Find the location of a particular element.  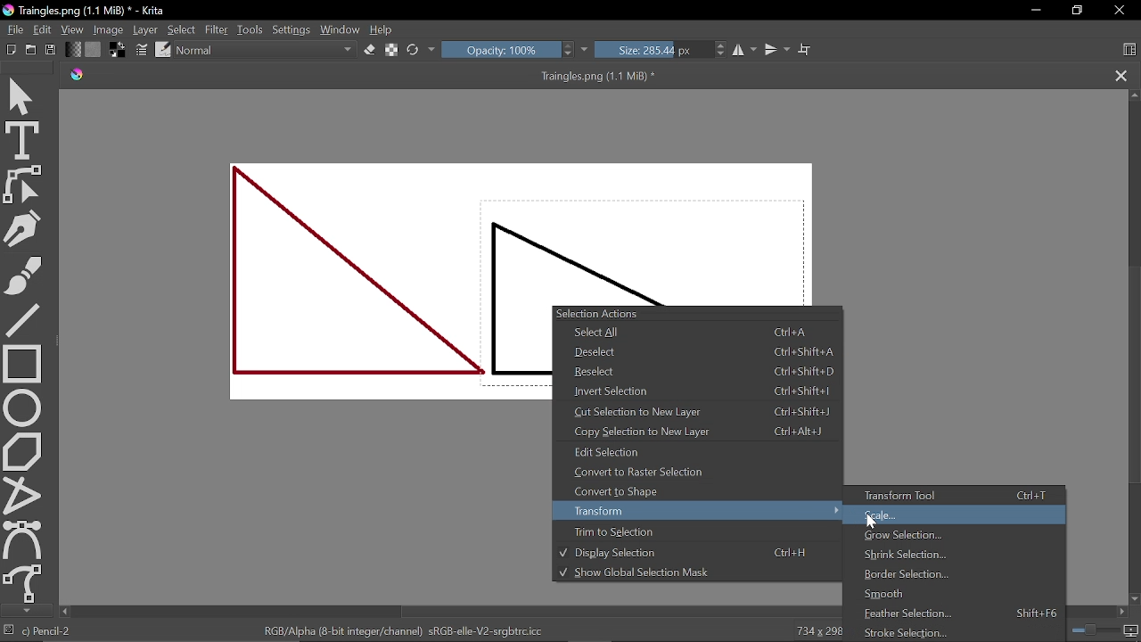

Filter is located at coordinates (217, 29).